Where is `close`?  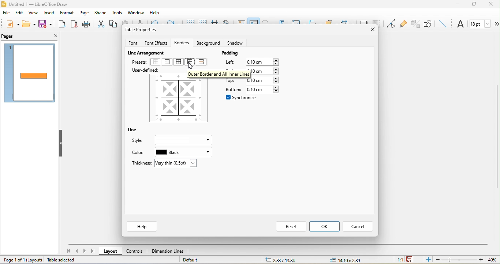
close is located at coordinates (55, 35).